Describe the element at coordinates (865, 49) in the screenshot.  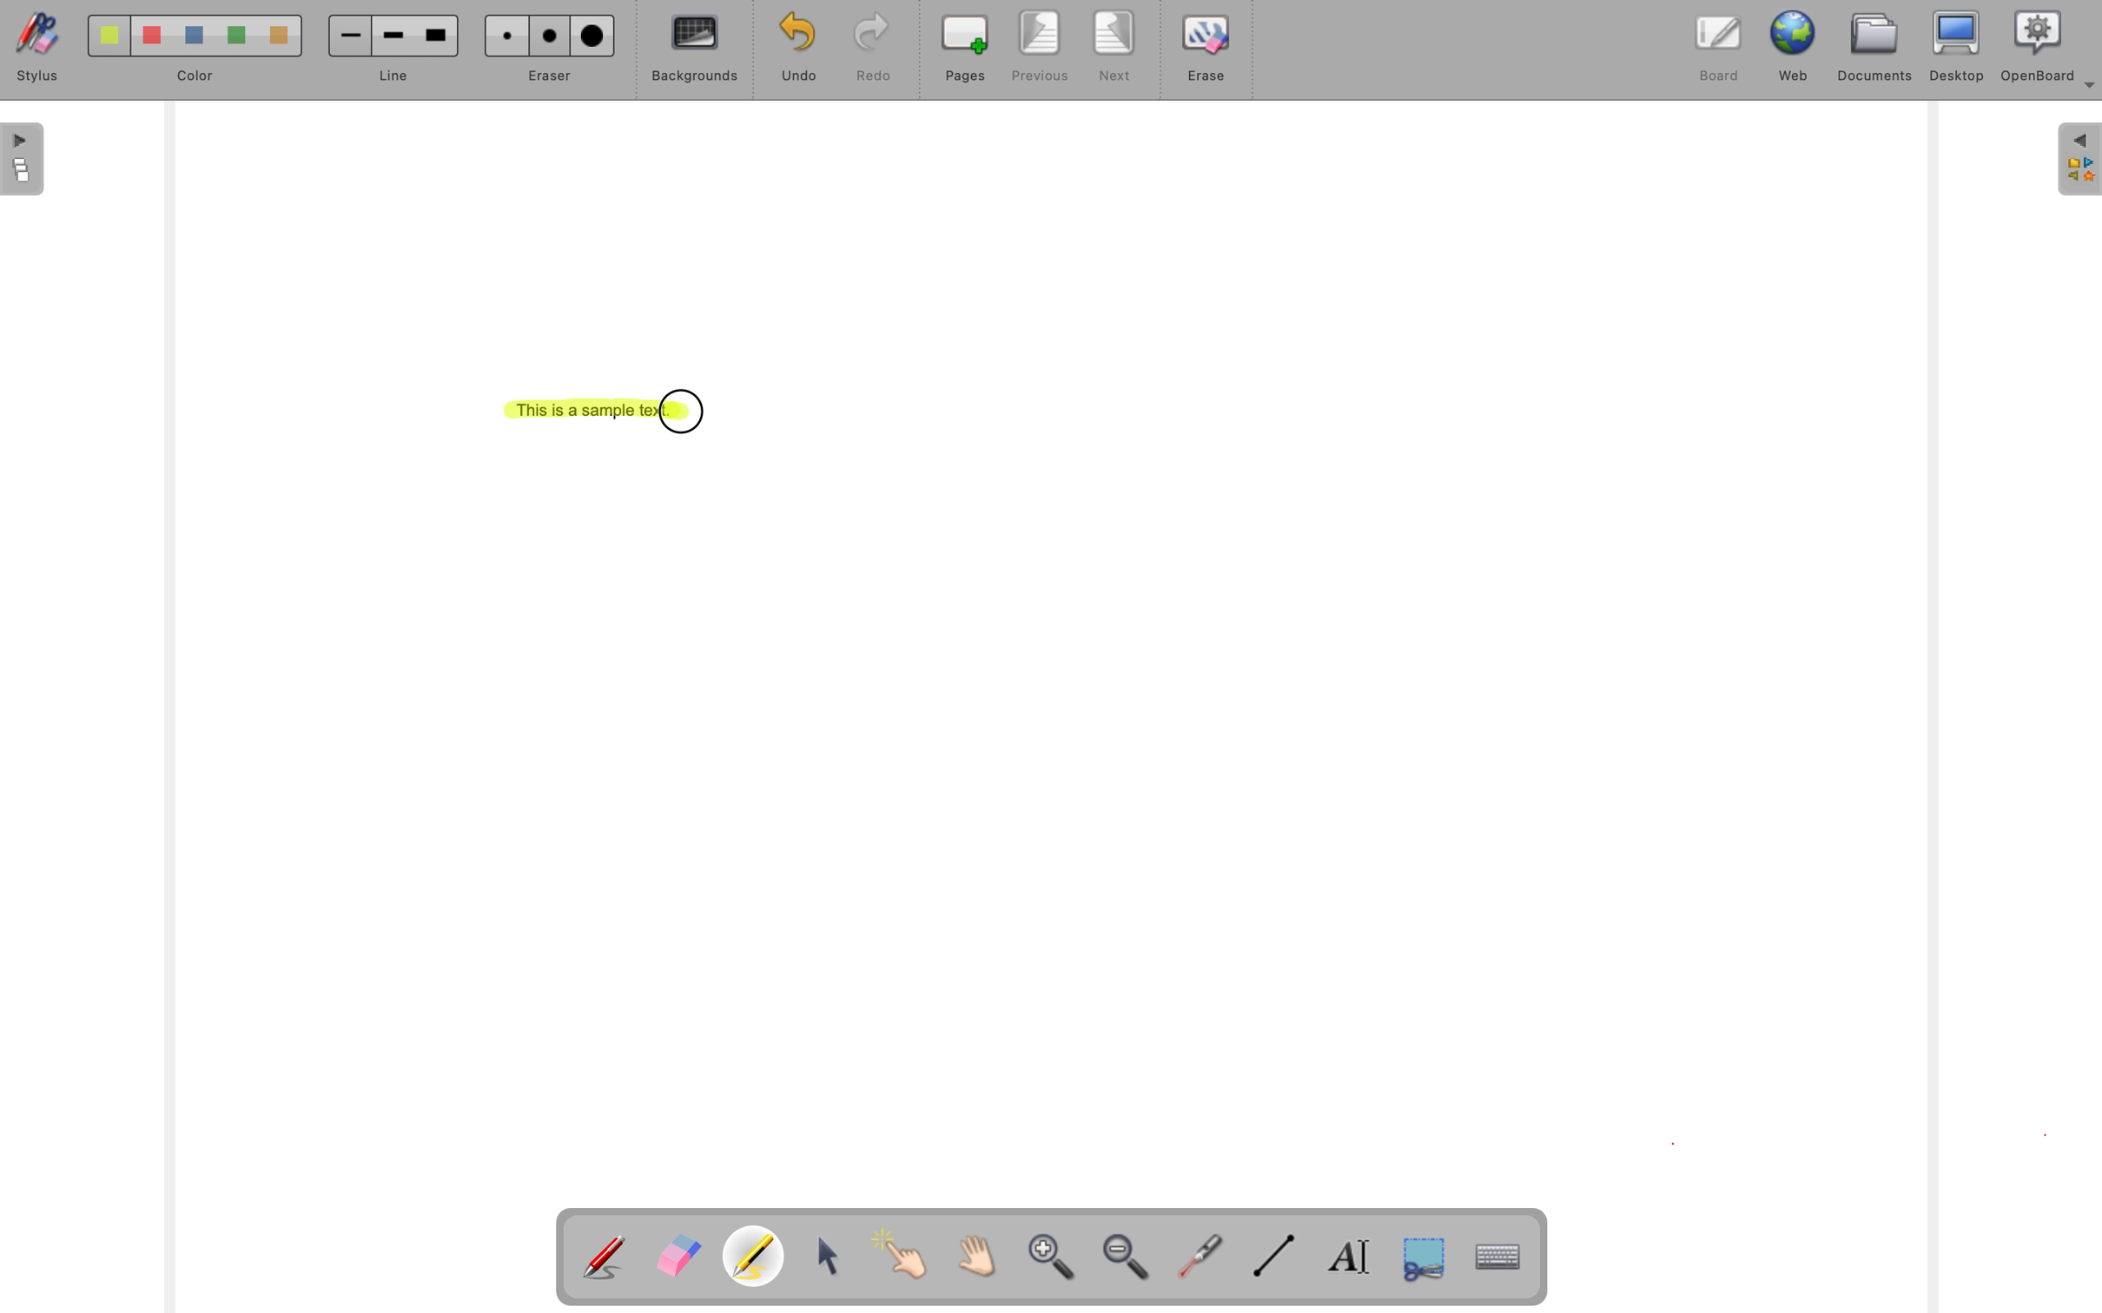
I see `redo` at that location.